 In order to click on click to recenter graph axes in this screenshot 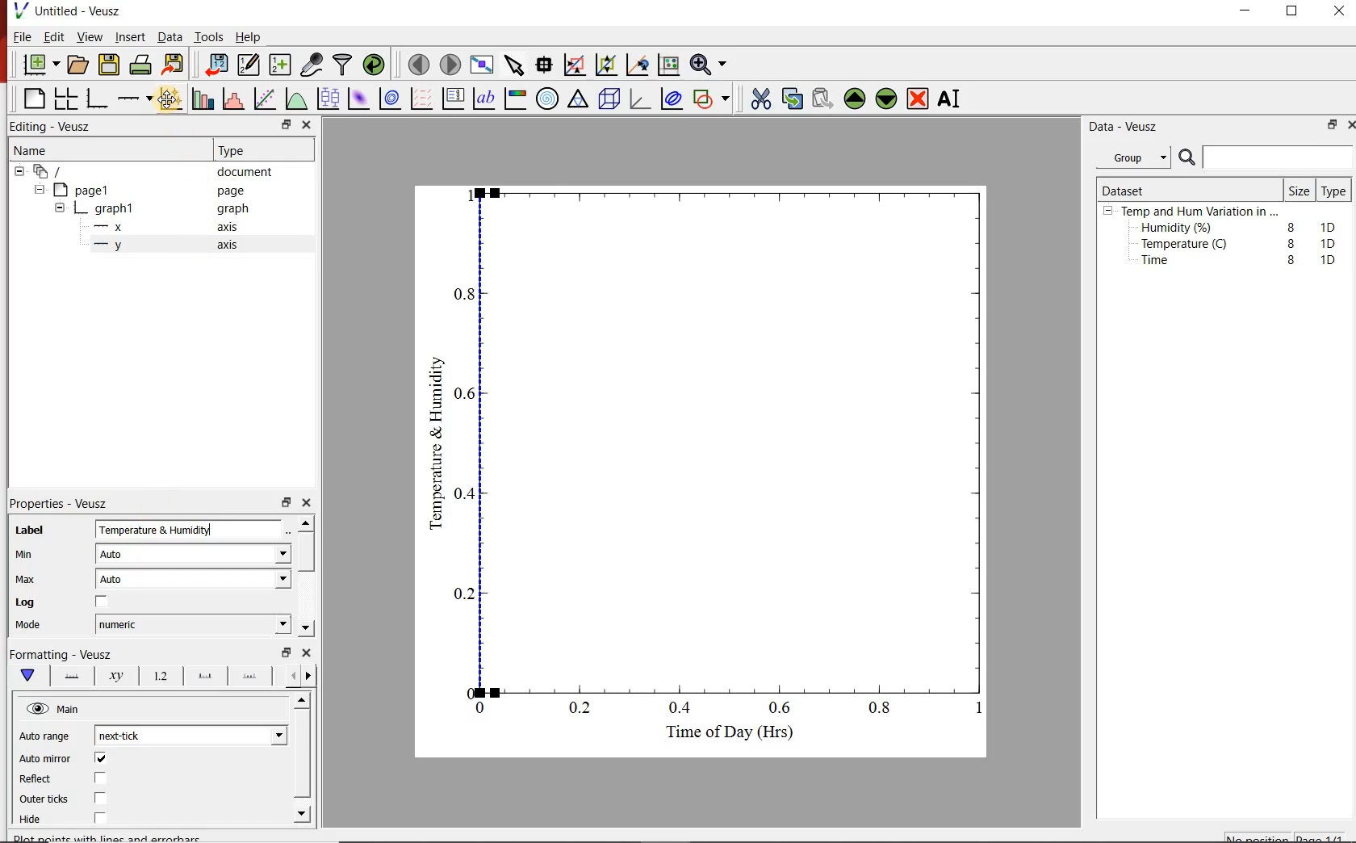, I will do `click(638, 65)`.